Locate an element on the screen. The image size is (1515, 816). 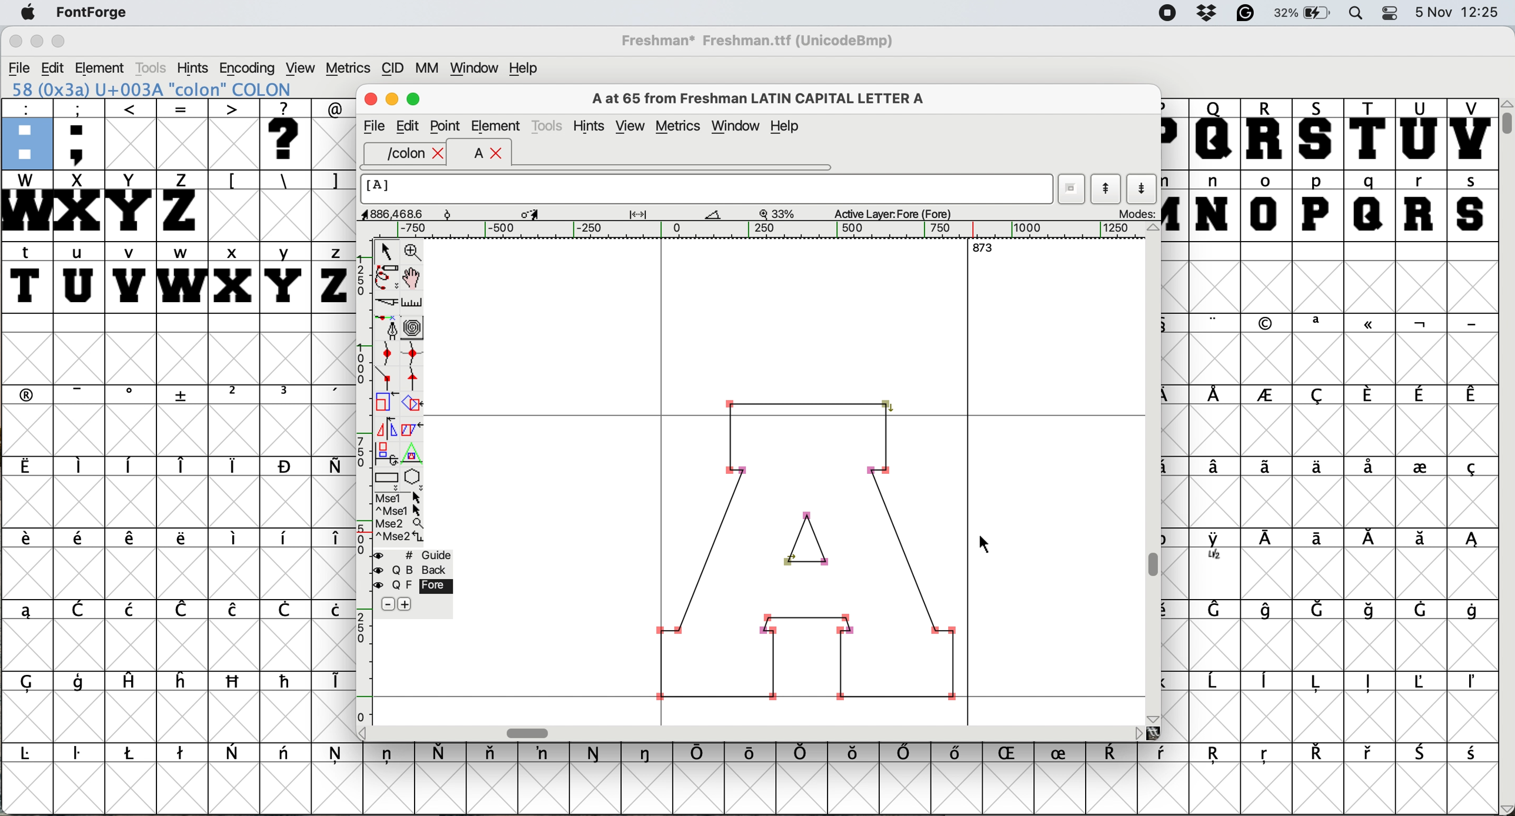
symbol is located at coordinates (802, 753).